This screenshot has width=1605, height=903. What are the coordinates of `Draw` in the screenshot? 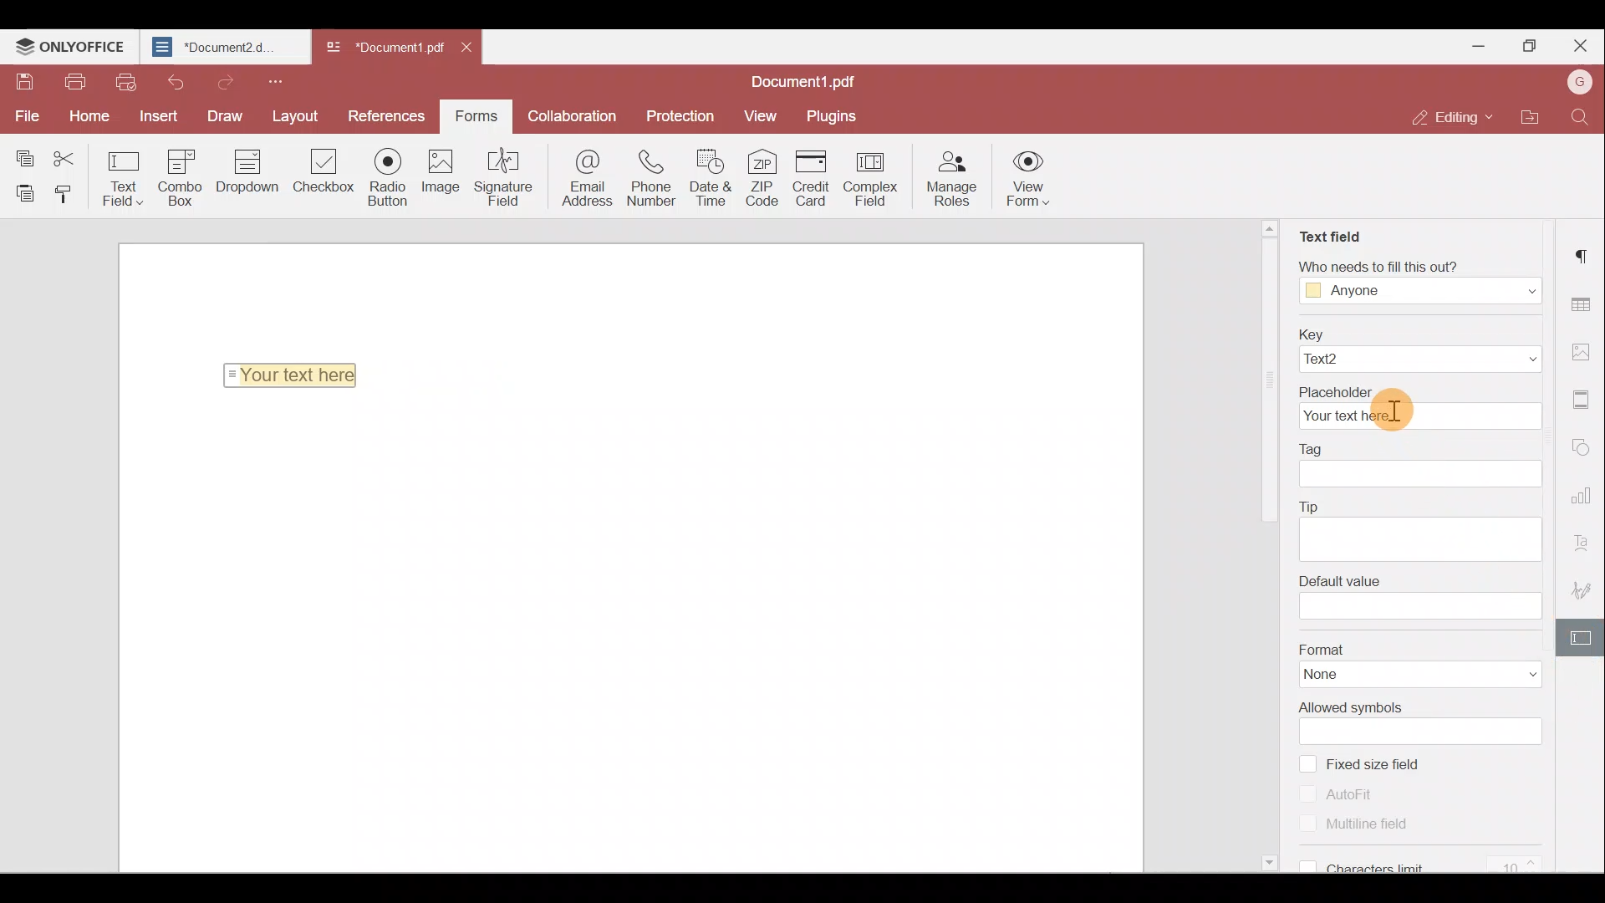 It's located at (219, 115).